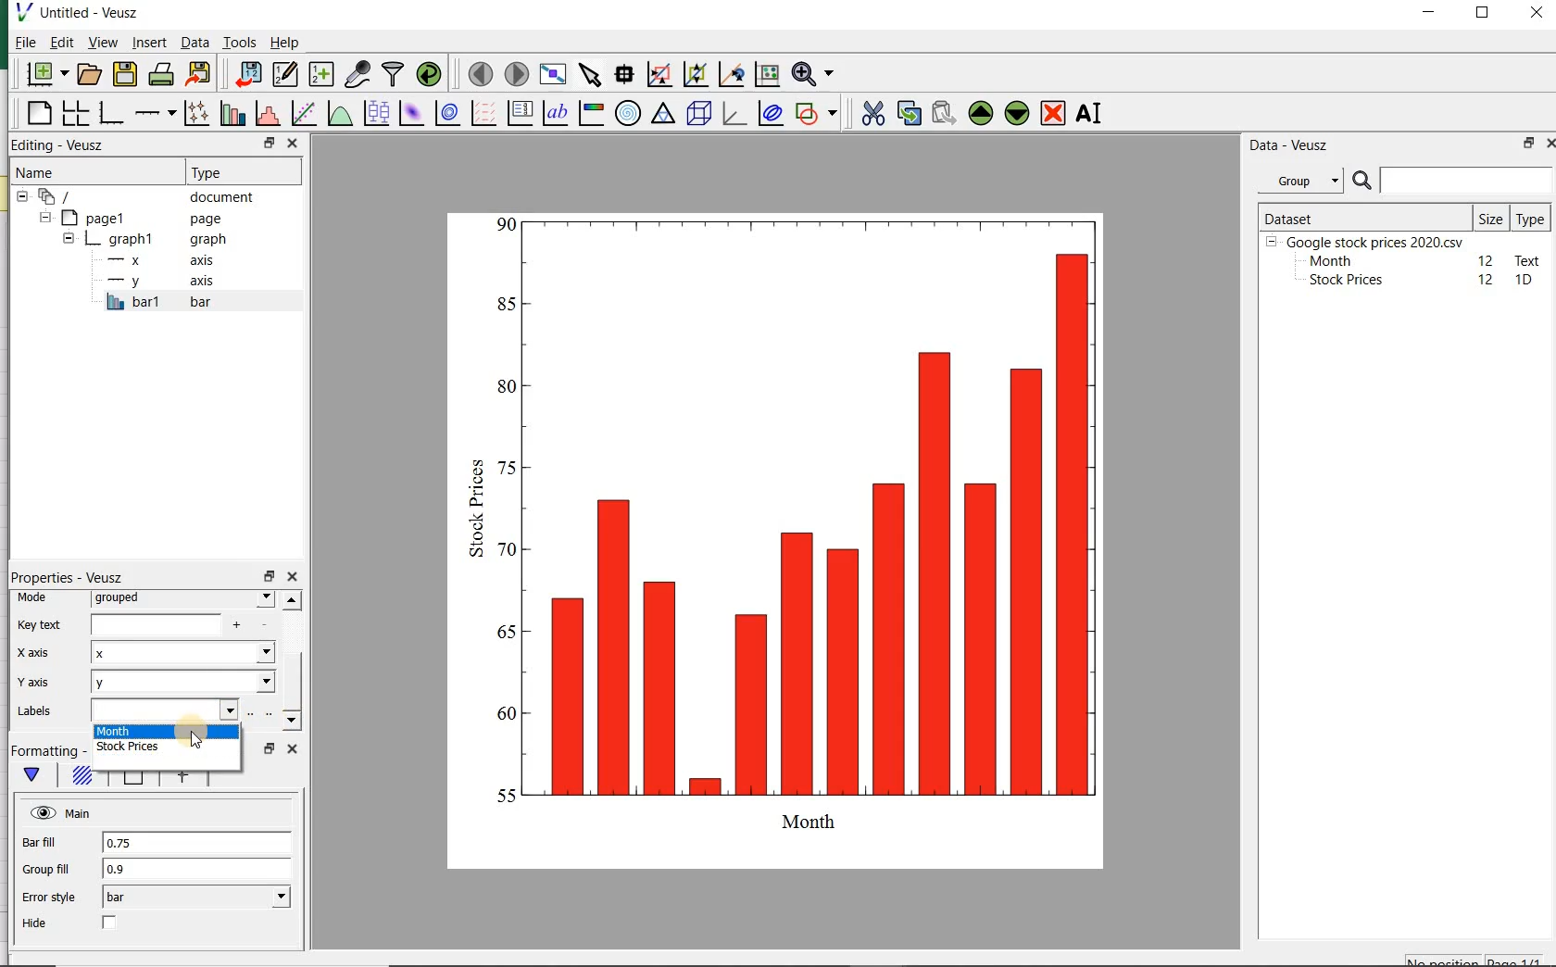 This screenshot has height=967, width=1556. I want to click on plot a 2d dataset as an image, so click(409, 113).